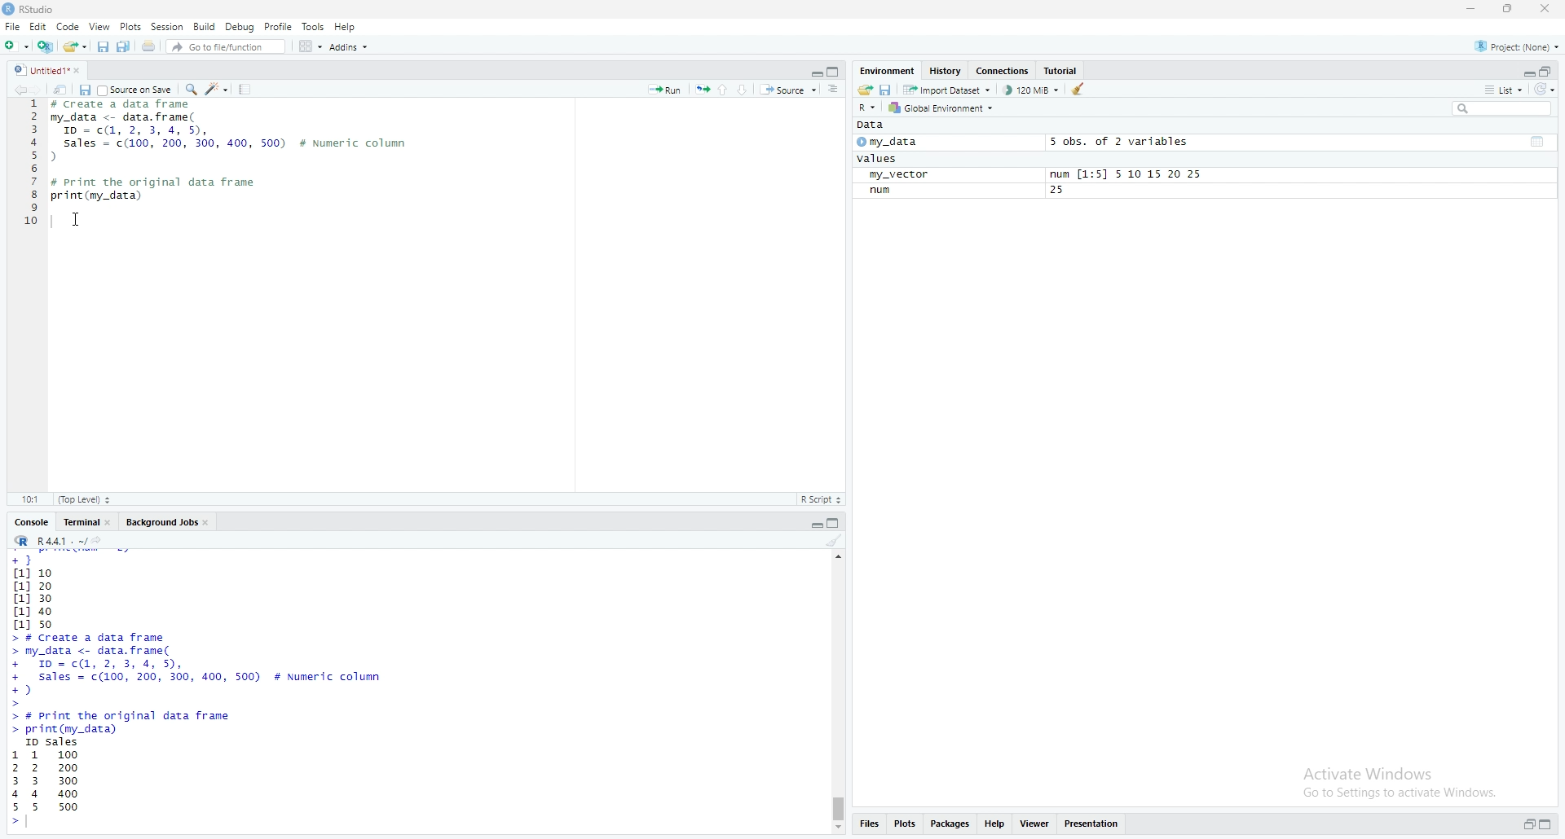 Image resolution: width=1565 pixels, height=839 pixels. What do you see at coordinates (11, 827) in the screenshot?
I see `prompt cursor` at bounding box center [11, 827].